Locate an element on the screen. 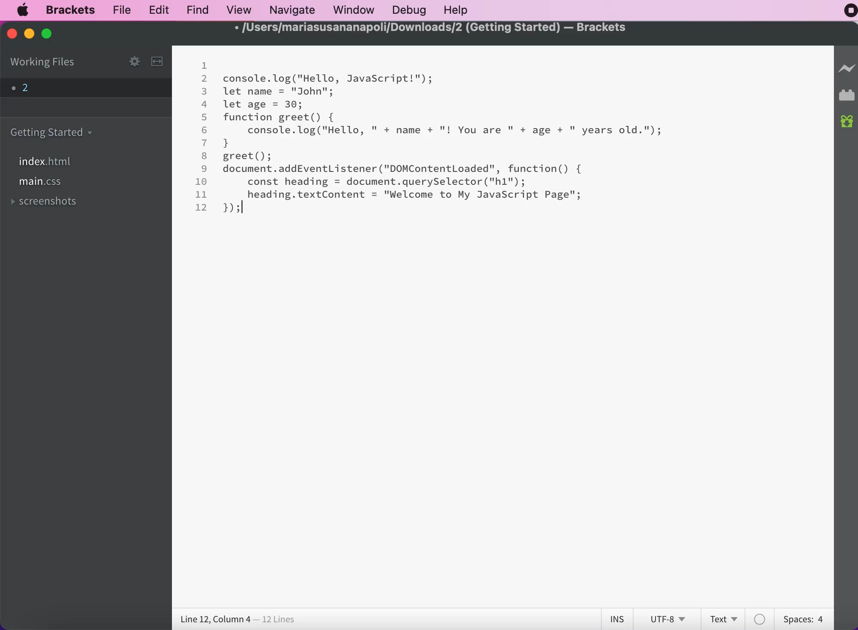 This screenshot has width=858, height=630. split the editor vertically or horizontally is located at coordinates (156, 63).